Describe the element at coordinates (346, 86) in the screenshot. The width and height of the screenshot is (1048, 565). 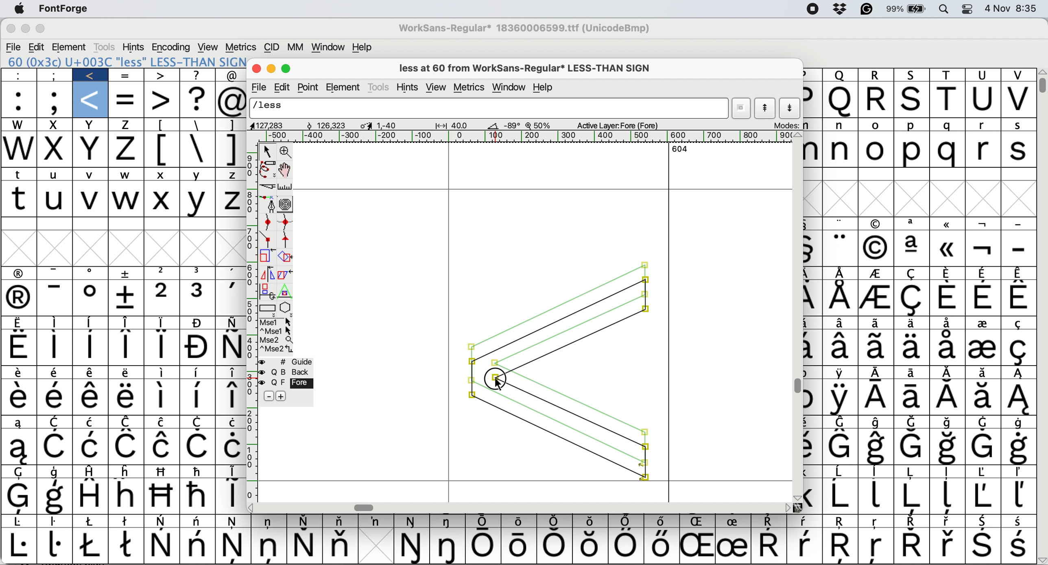
I see `element` at that location.